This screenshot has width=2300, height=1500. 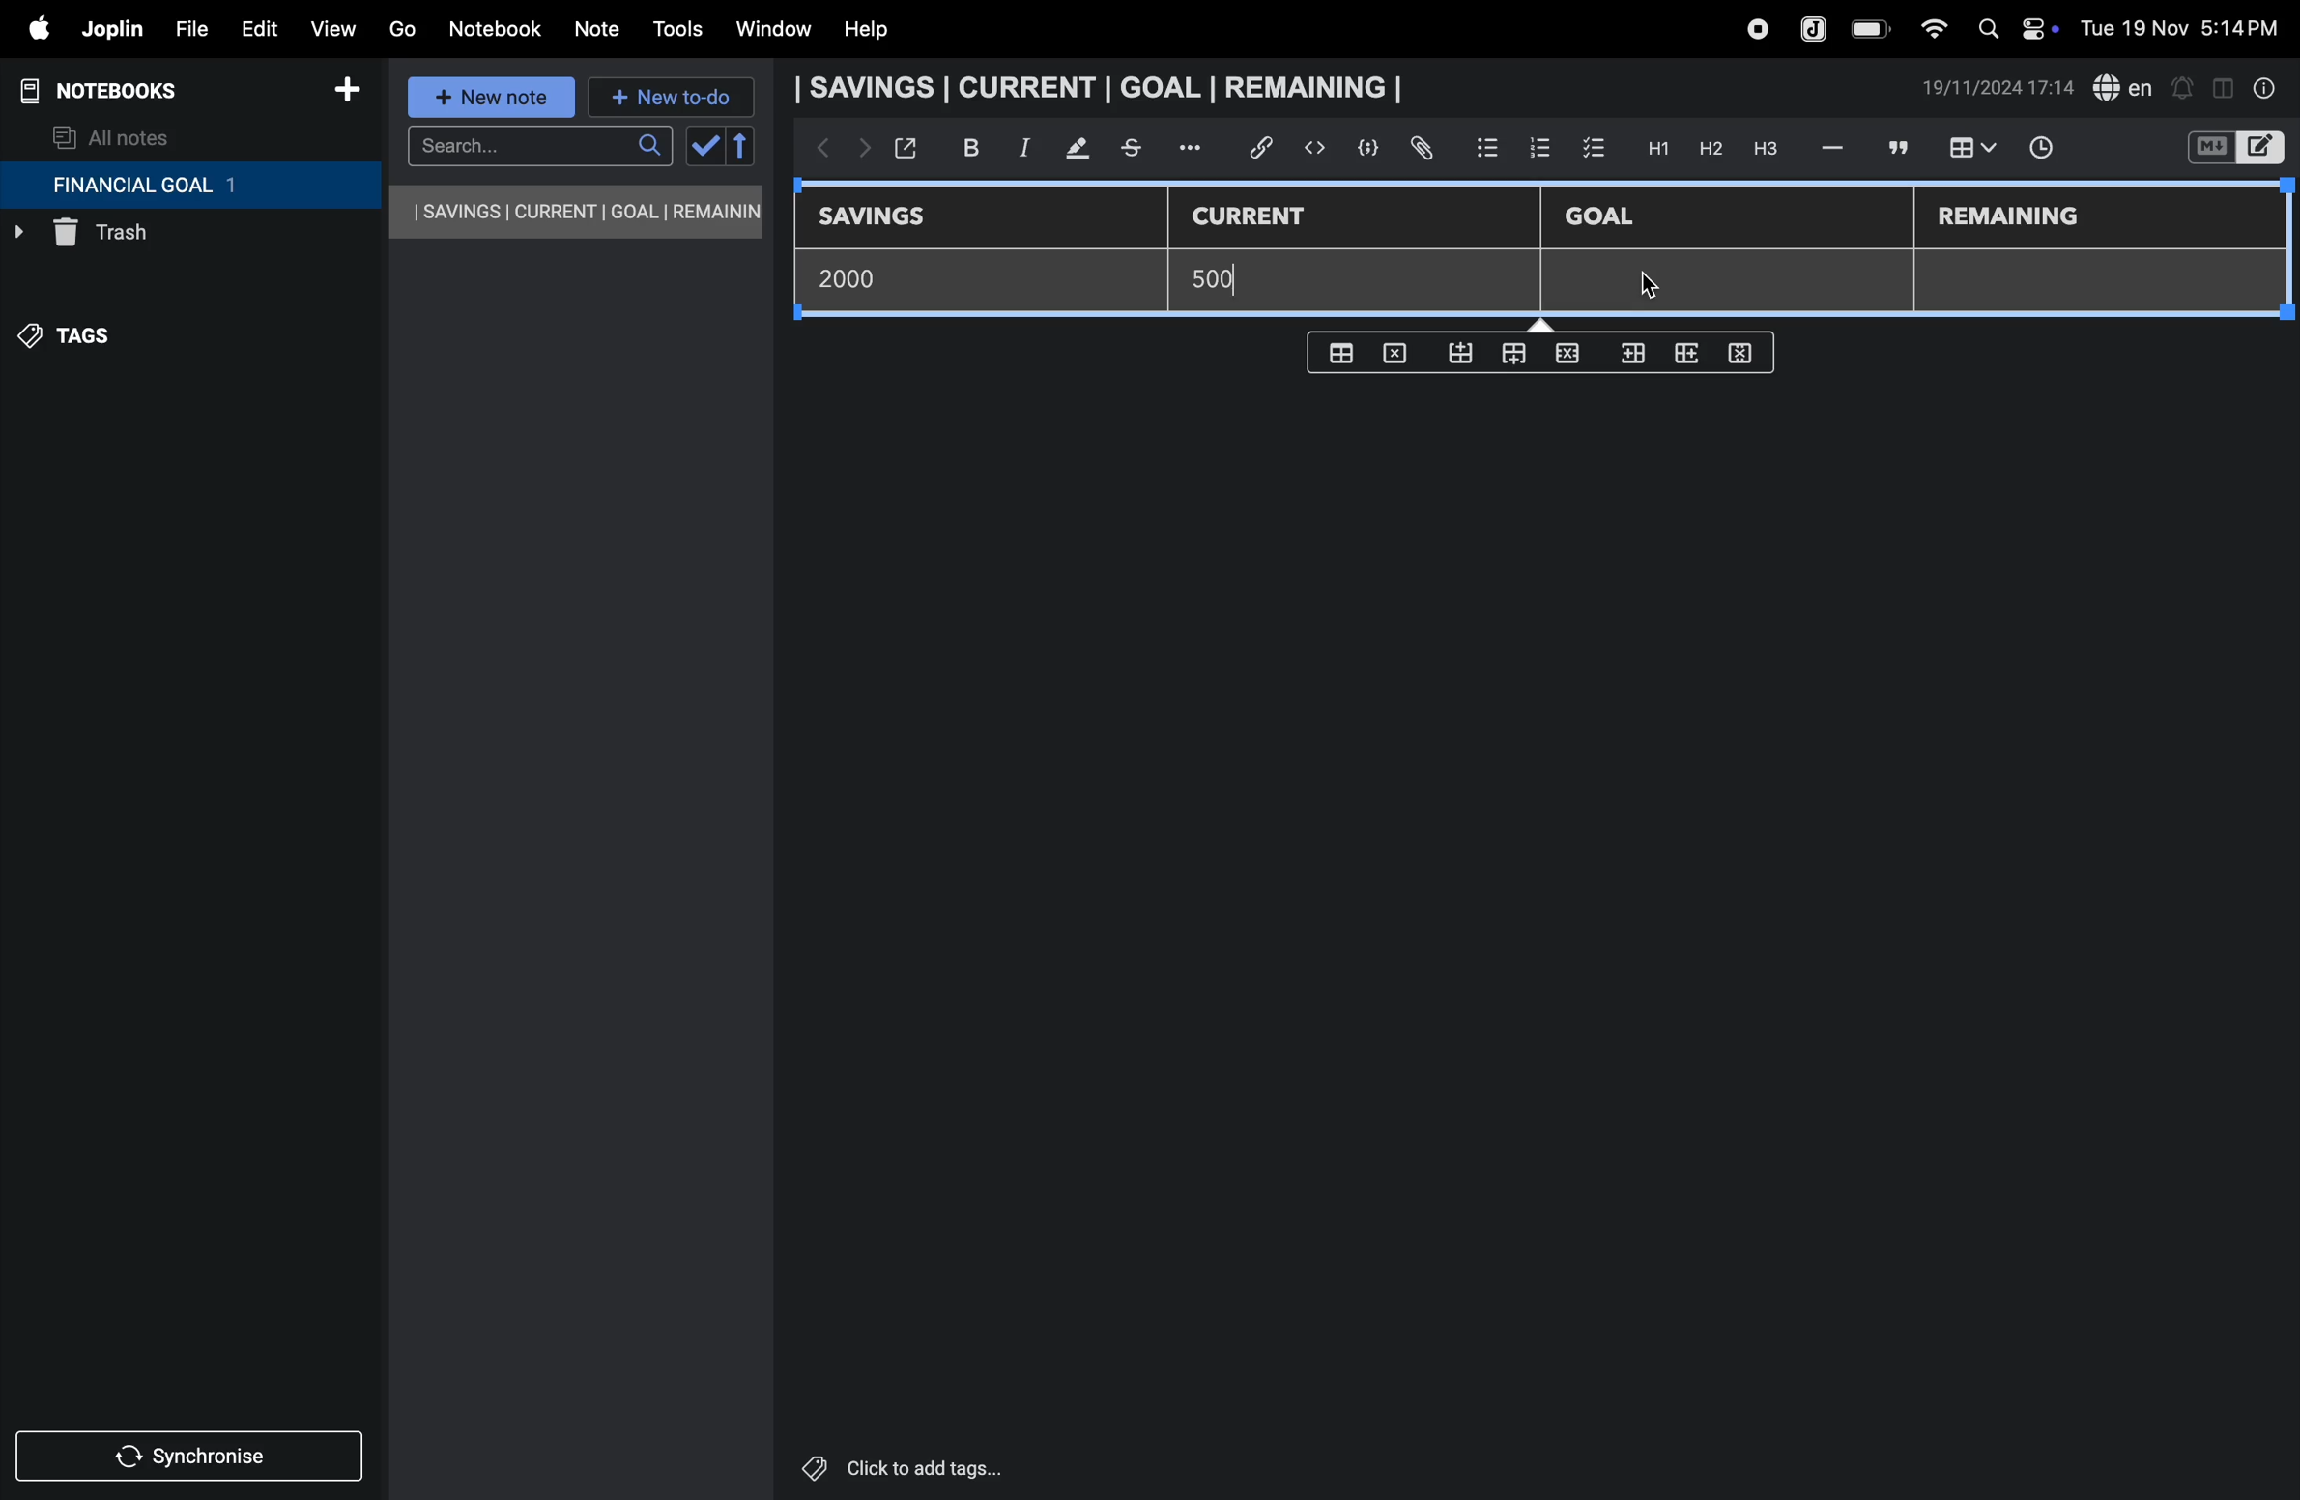 I want to click on add rows, so click(x=1683, y=359).